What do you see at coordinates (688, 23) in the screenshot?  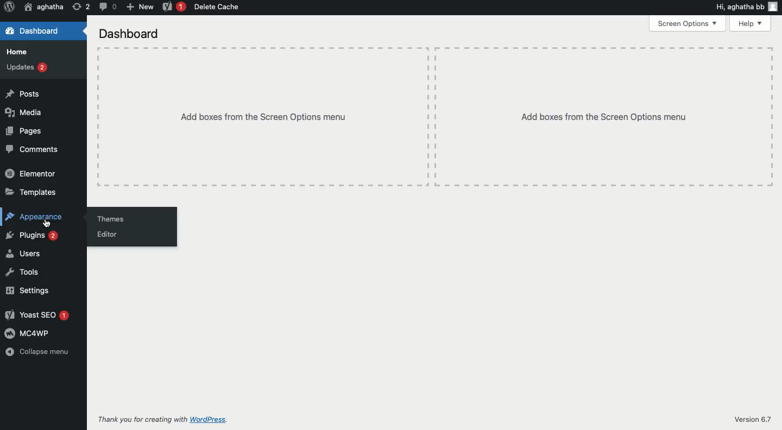 I see `Screen options` at bounding box center [688, 23].